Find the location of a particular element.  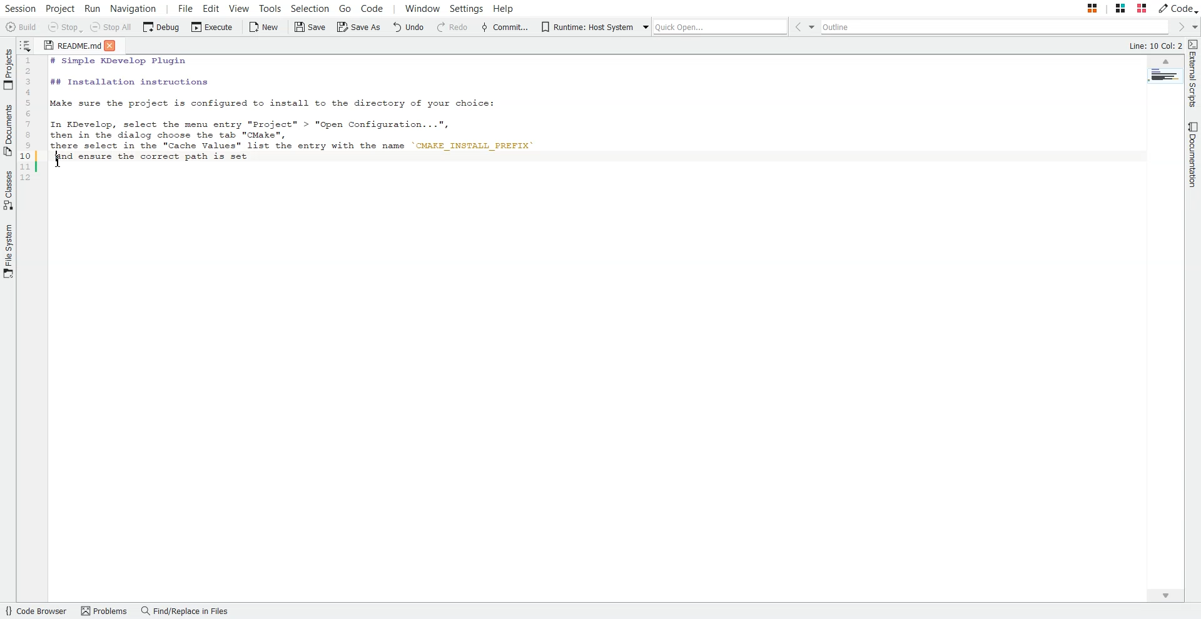

Close is located at coordinates (114, 46).